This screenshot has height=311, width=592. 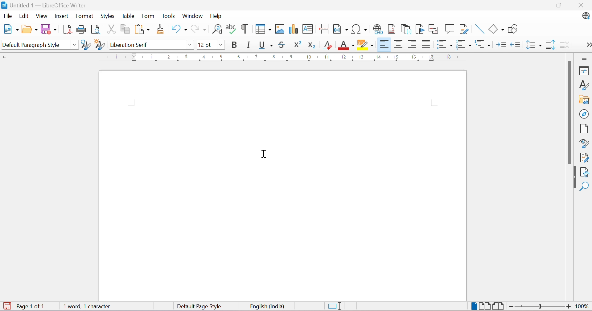 I want to click on Find and Replace, so click(x=217, y=31).